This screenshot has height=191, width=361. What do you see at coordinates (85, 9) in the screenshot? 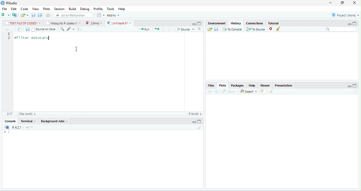
I see `Debug` at bounding box center [85, 9].